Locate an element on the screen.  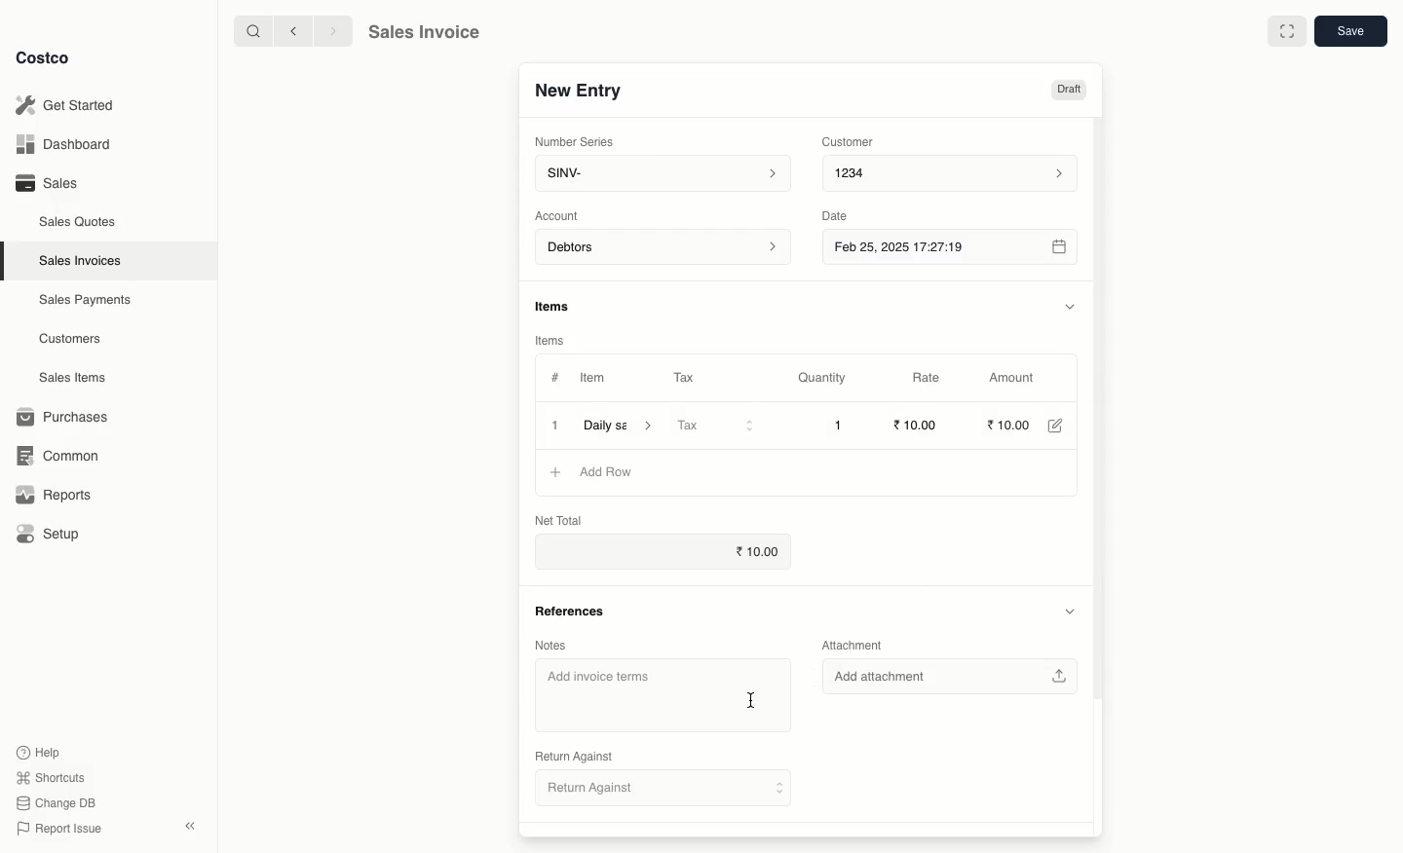
Forward is located at coordinates (332, 32).